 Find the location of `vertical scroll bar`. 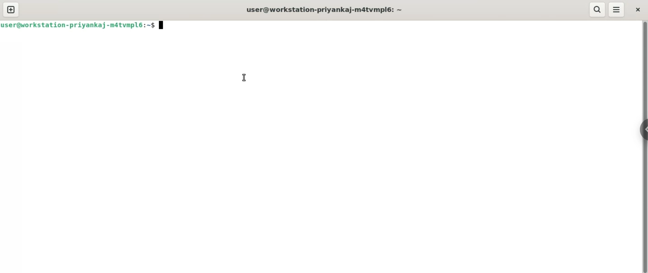

vertical scroll bar is located at coordinates (644, 147).